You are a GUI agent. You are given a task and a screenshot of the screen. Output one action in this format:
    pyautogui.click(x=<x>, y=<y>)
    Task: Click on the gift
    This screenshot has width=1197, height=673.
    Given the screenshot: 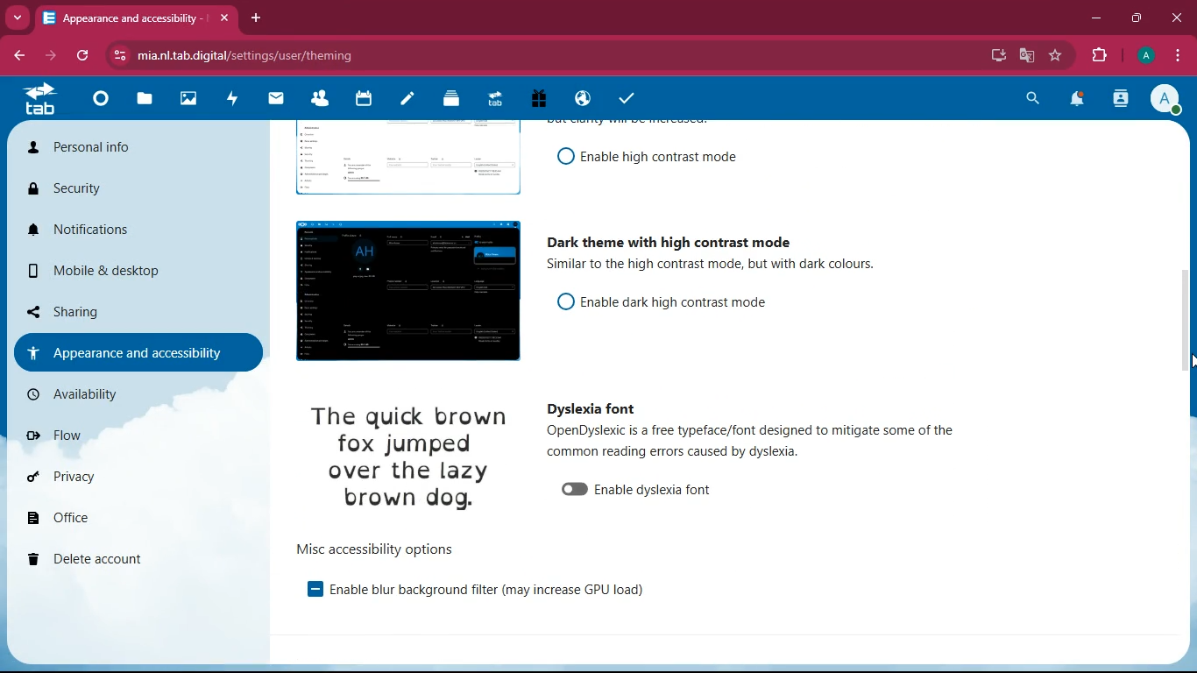 What is the action you would take?
    pyautogui.click(x=546, y=99)
    